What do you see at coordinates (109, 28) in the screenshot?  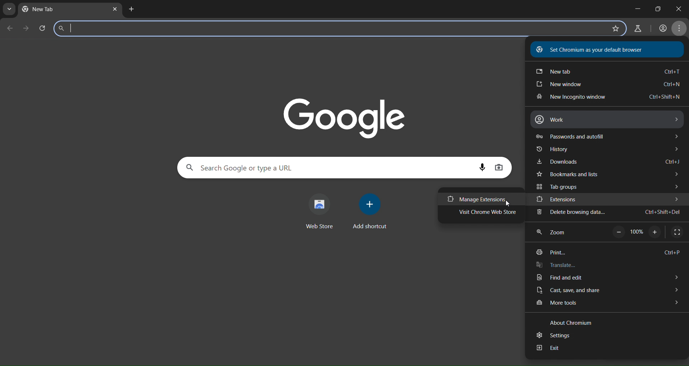 I see `search panel` at bounding box center [109, 28].